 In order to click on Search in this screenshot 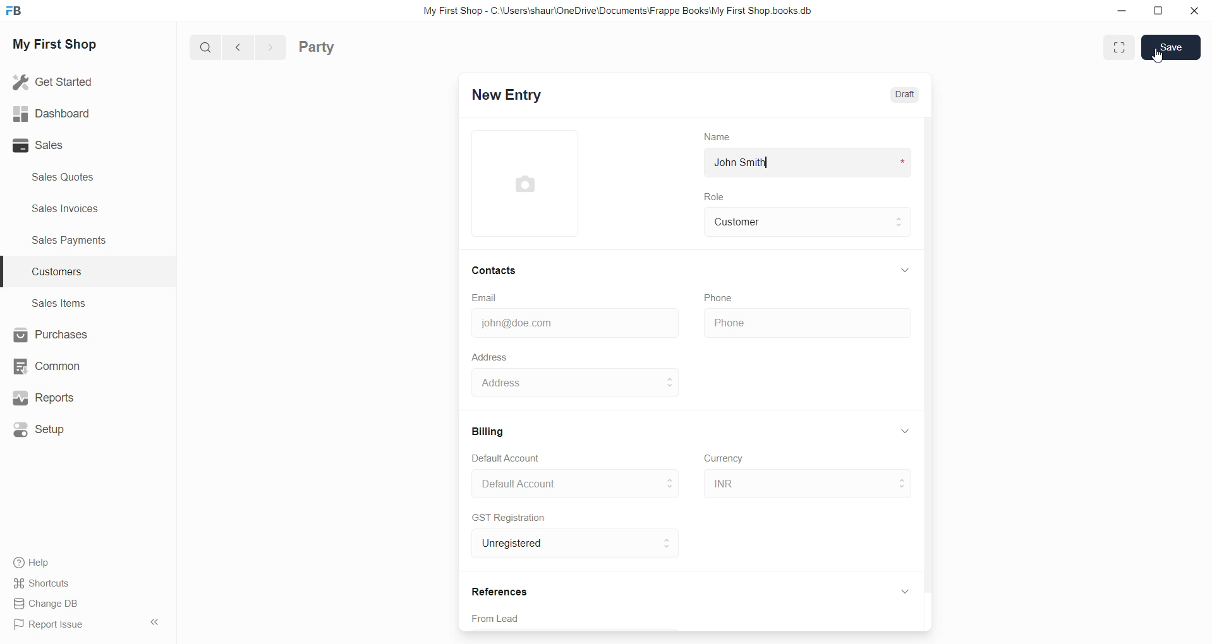, I will do `click(205, 49)`.